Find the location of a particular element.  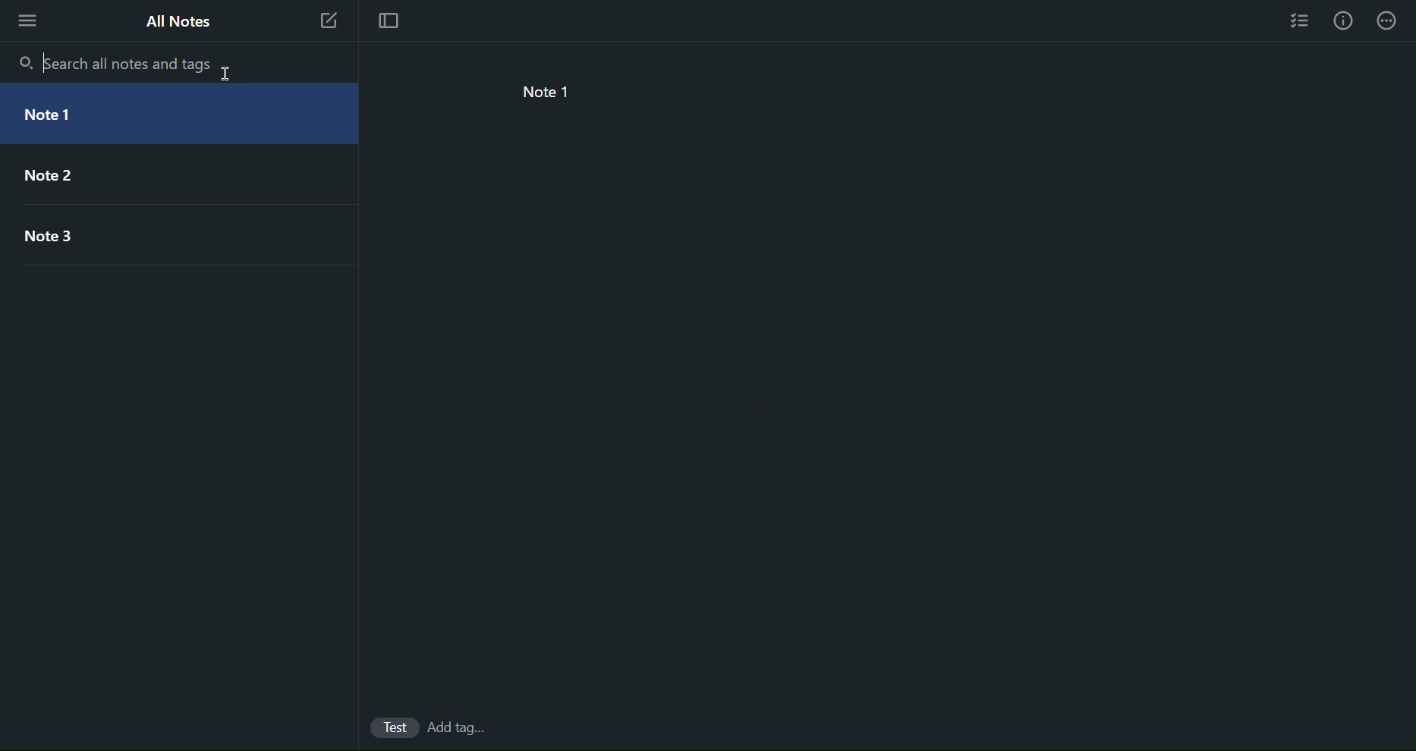

add Tags is located at coordinates (460, 730).